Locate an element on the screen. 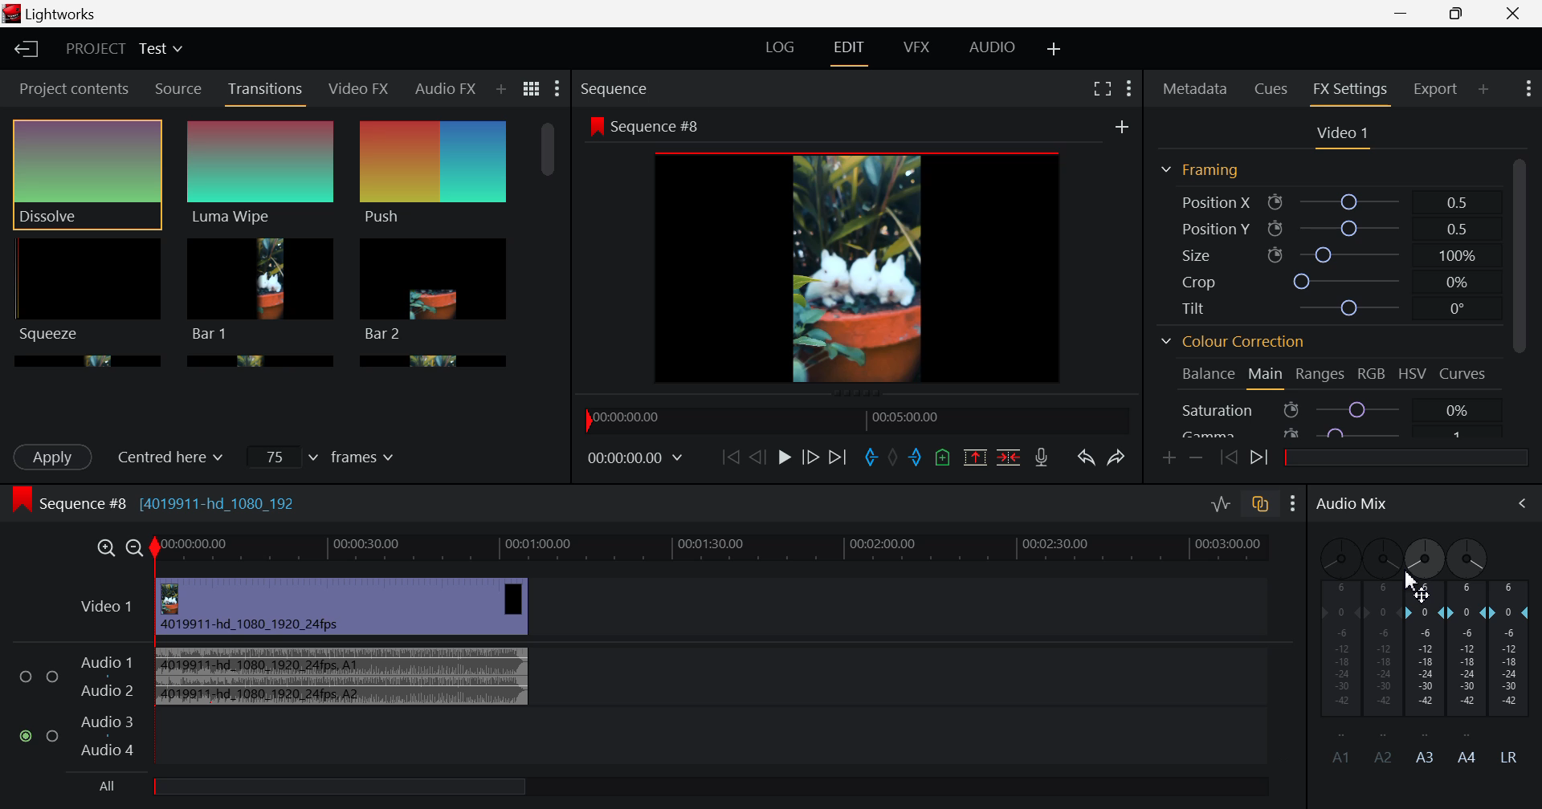  Remove marked section is located at coordinates (975, 455).